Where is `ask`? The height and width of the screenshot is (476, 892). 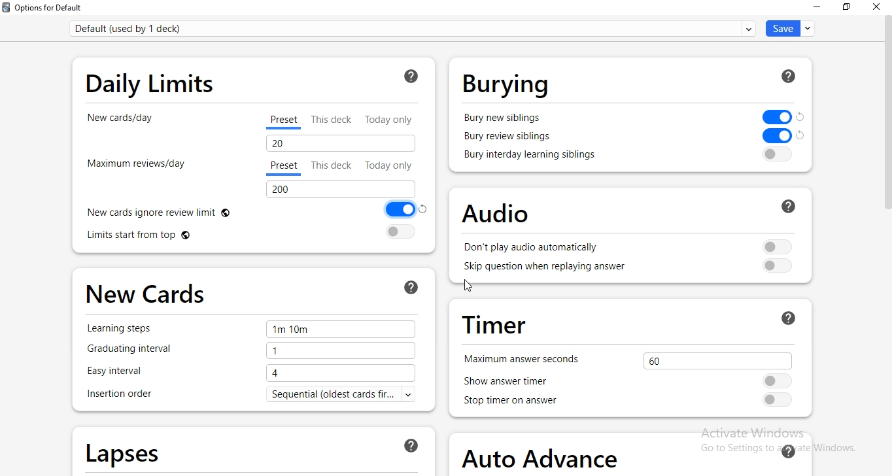 ask is located at coordinates (789, 317).